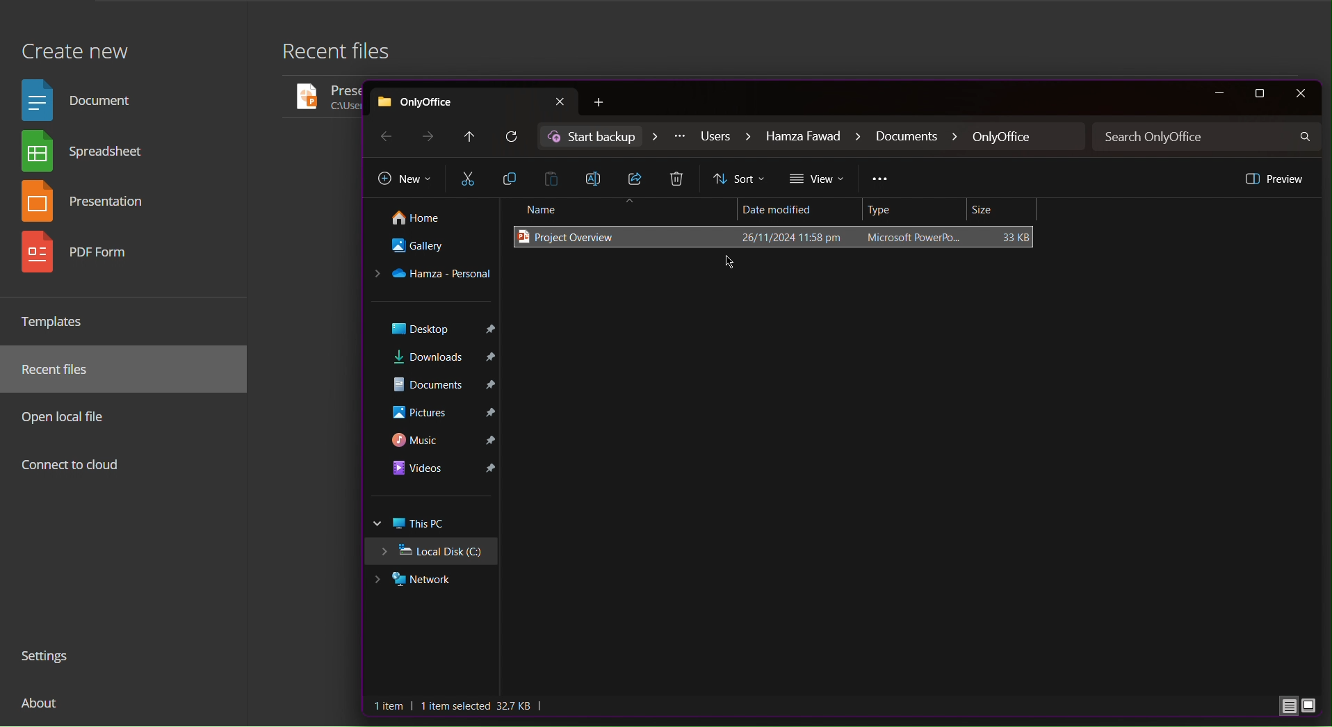 This screenshot has width=1332, height=727. What do you see at coordinates (345, 55) in the screenshot?
I see `Recent files` at bounding box center [345, 55].